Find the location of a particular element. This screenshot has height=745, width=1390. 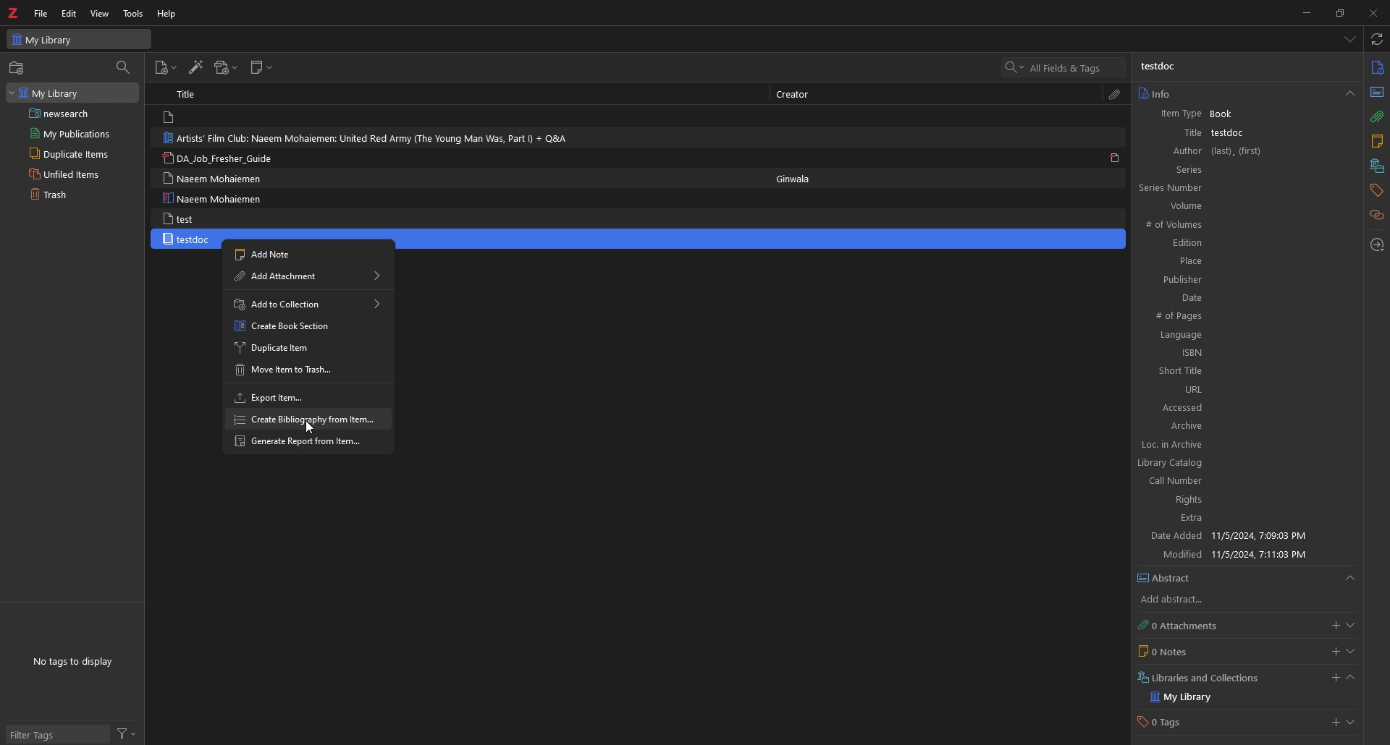

help is located at coordinates (168, 13).